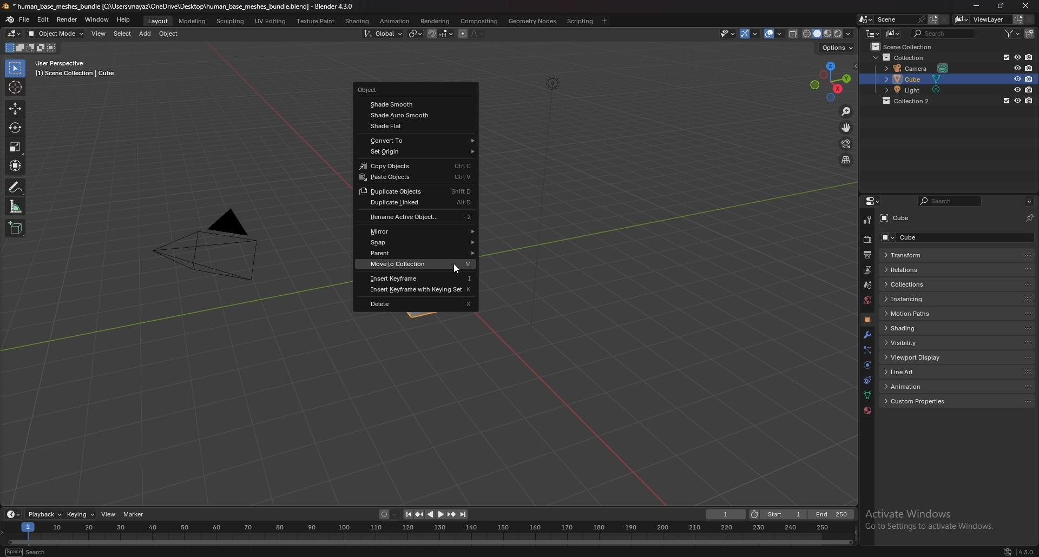 This screenshot has width=1039, height=557. What do you see at coordinates (55, 34) in the screenshot?
I see `object mode` at bounding box center [55, 34].